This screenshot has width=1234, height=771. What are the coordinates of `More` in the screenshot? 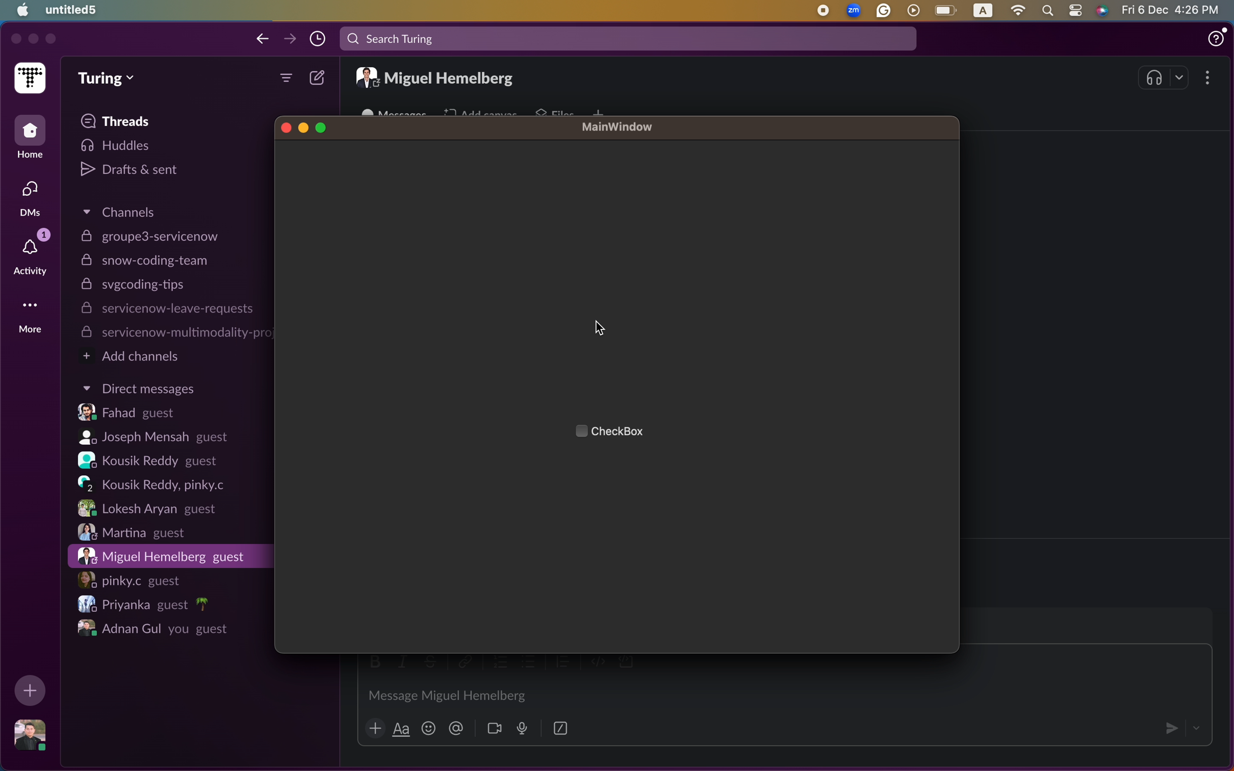 It's located at (29, 315).